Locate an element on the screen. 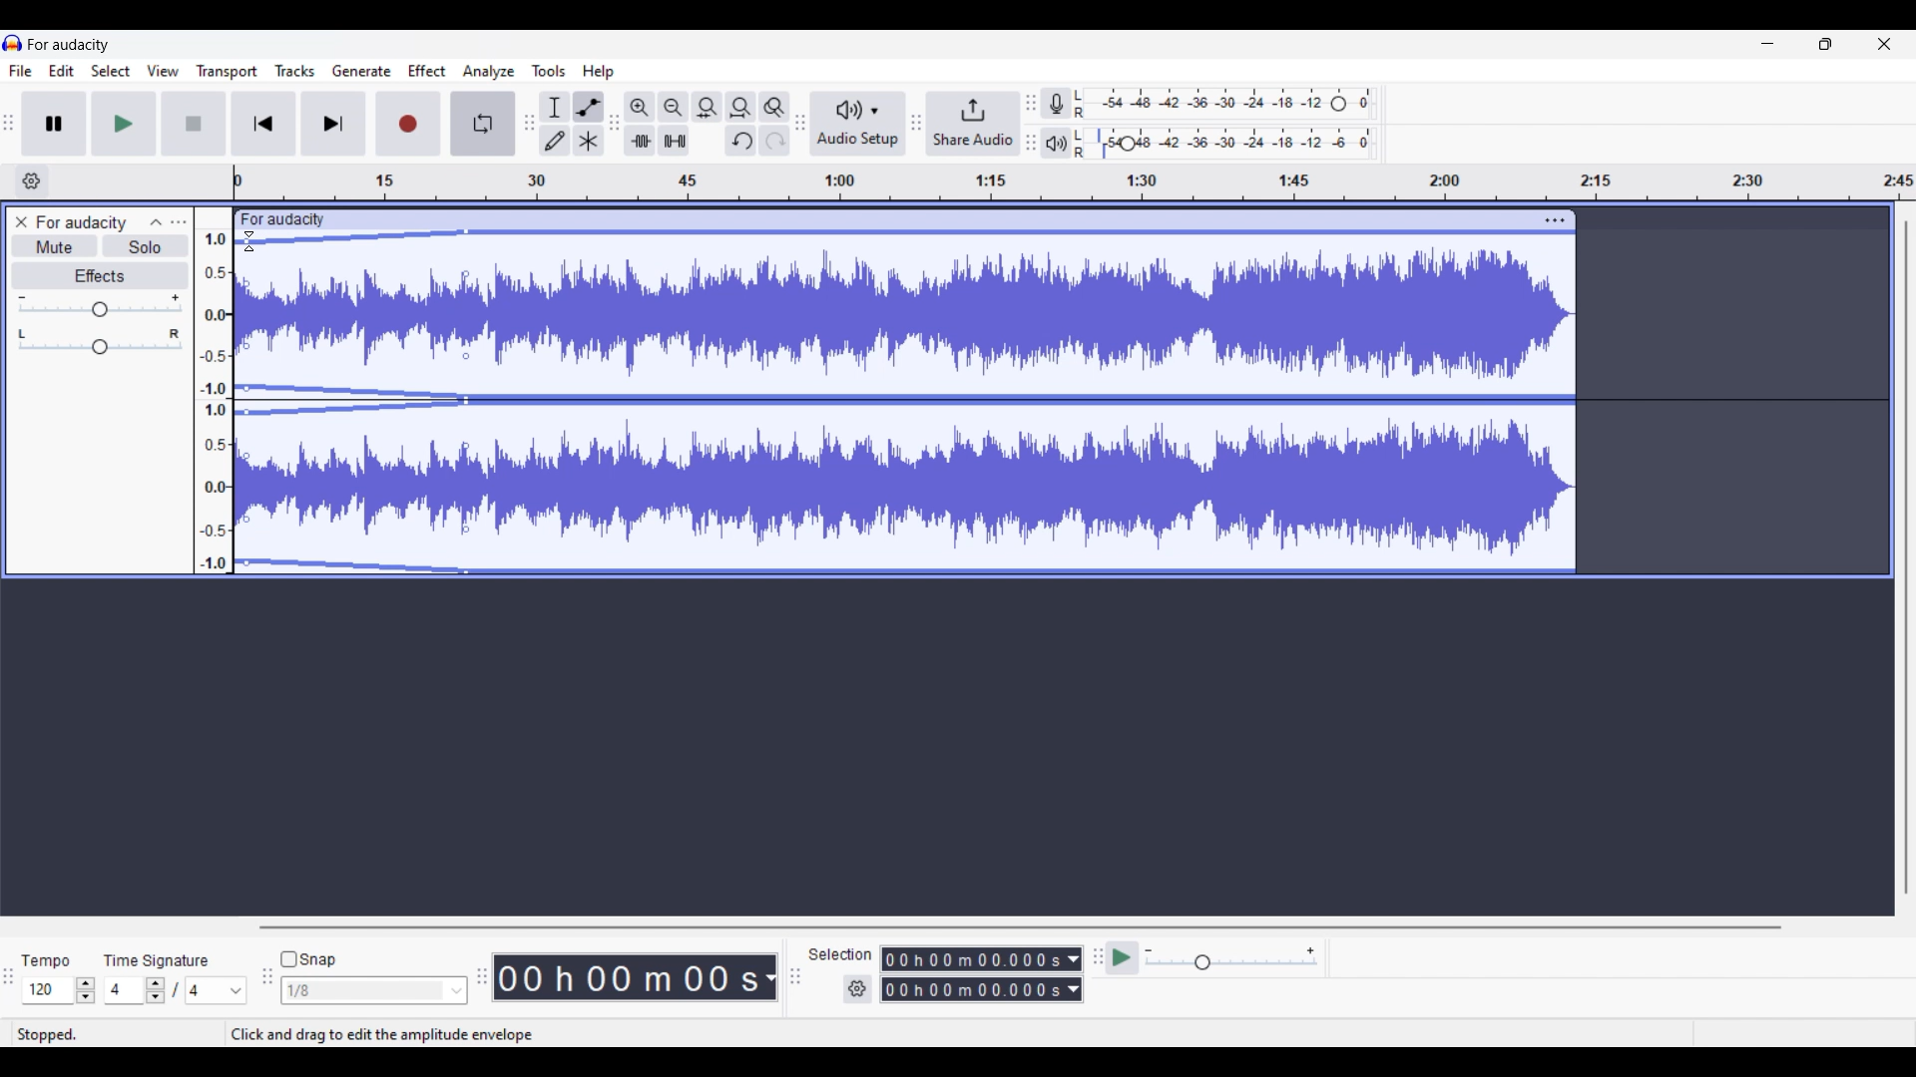 This screenshot has height=1077, width=1916. Track settings is located at coordinates (1556, 220).